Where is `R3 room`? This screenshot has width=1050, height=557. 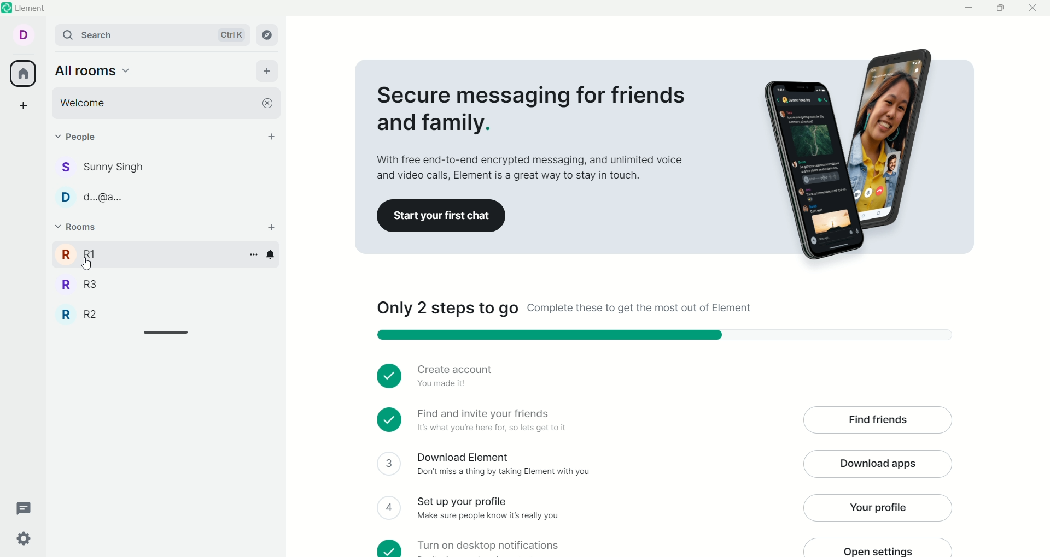
R3 room is located at coordinates (80, 285).